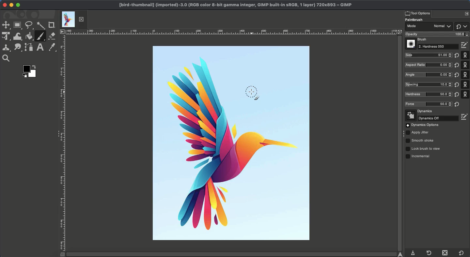  I want to click on Refresh, so click(429, 253).